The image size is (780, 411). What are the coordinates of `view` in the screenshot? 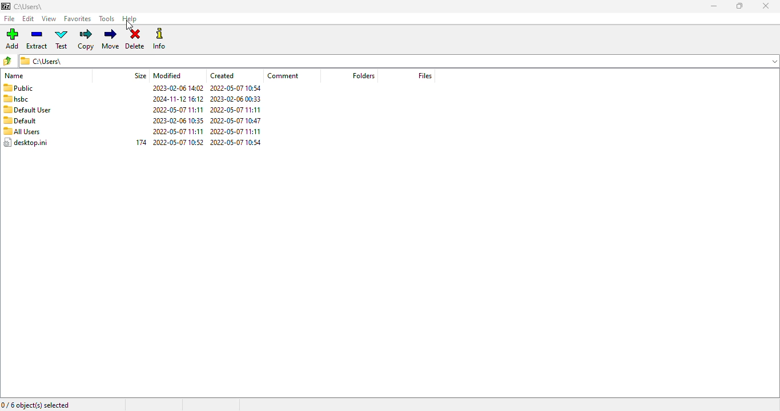 It's located at (50, 19).